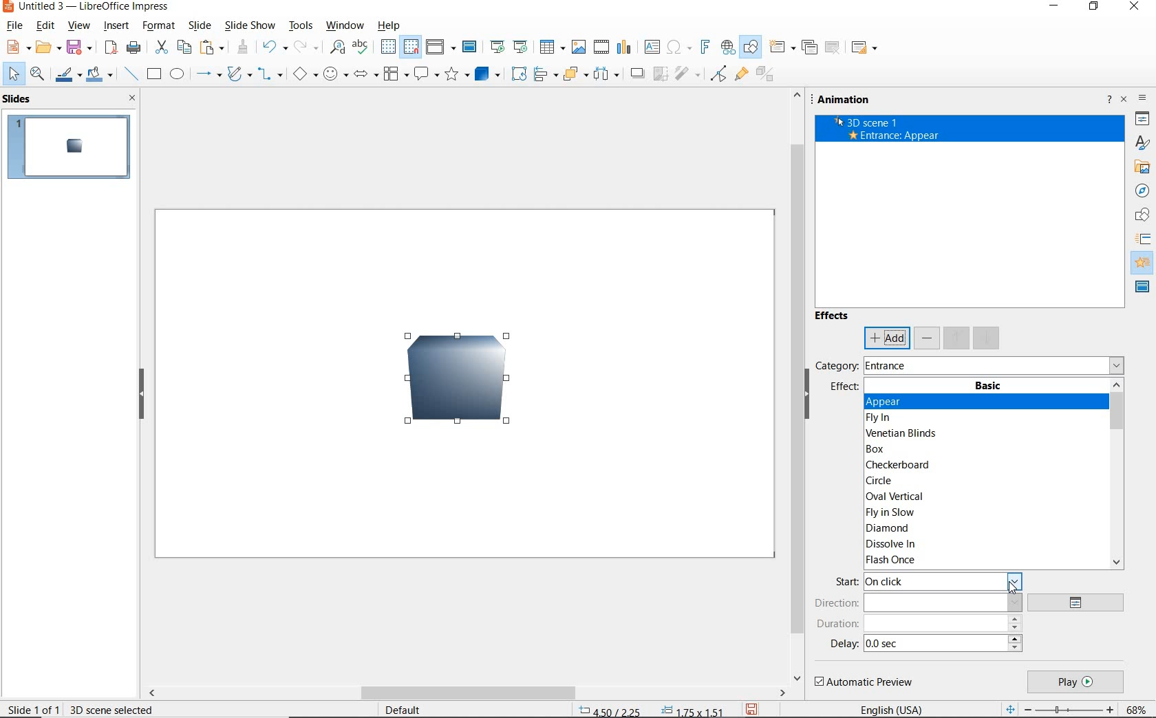 The width and height of the screenshot is (1156, 718). Describe the element at coordinates (213, 46) in the screenshot. I see `paste` at that location.